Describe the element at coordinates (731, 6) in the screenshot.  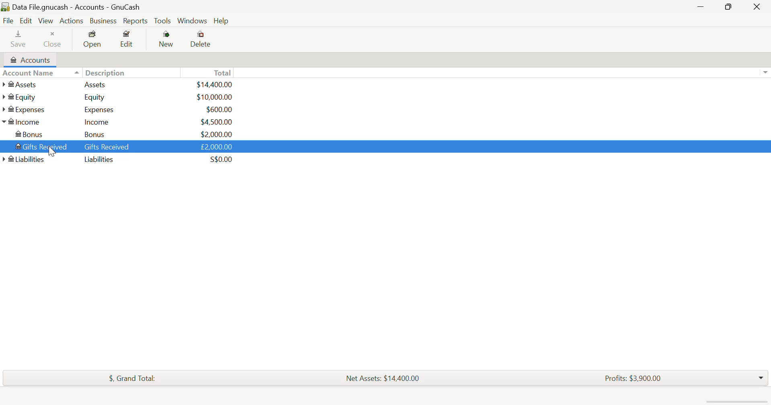
I see `Minimize` at that location.